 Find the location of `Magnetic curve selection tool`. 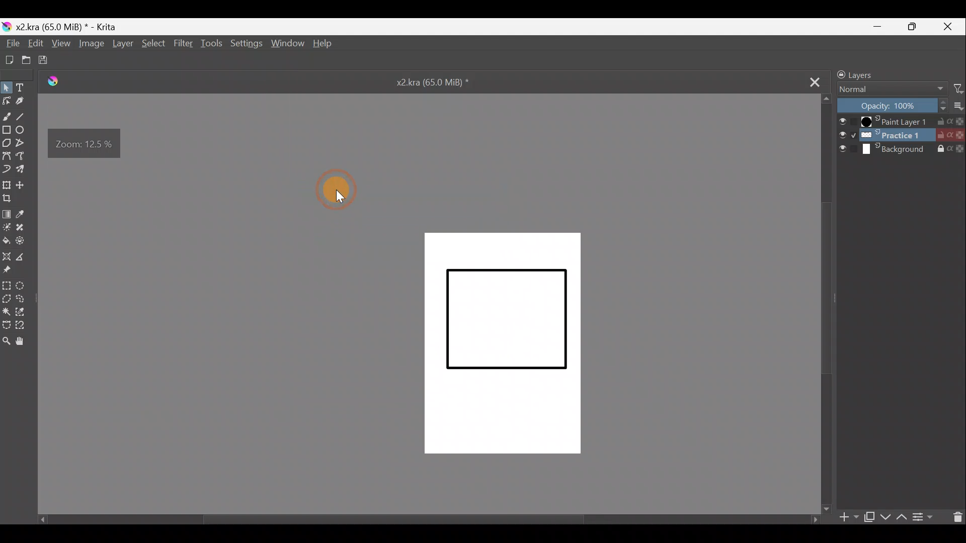

Magnetic curve selection tool is located at coordinates (29, 327).